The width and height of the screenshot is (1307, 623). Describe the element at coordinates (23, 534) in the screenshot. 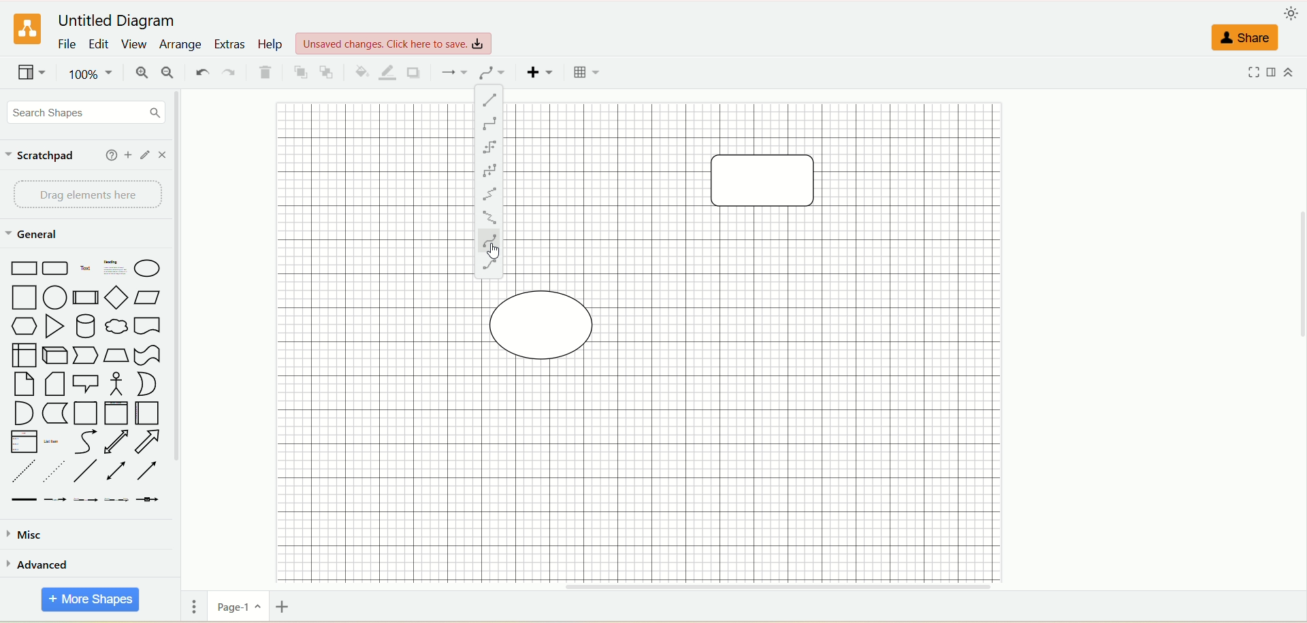

I see `musc` at that location.